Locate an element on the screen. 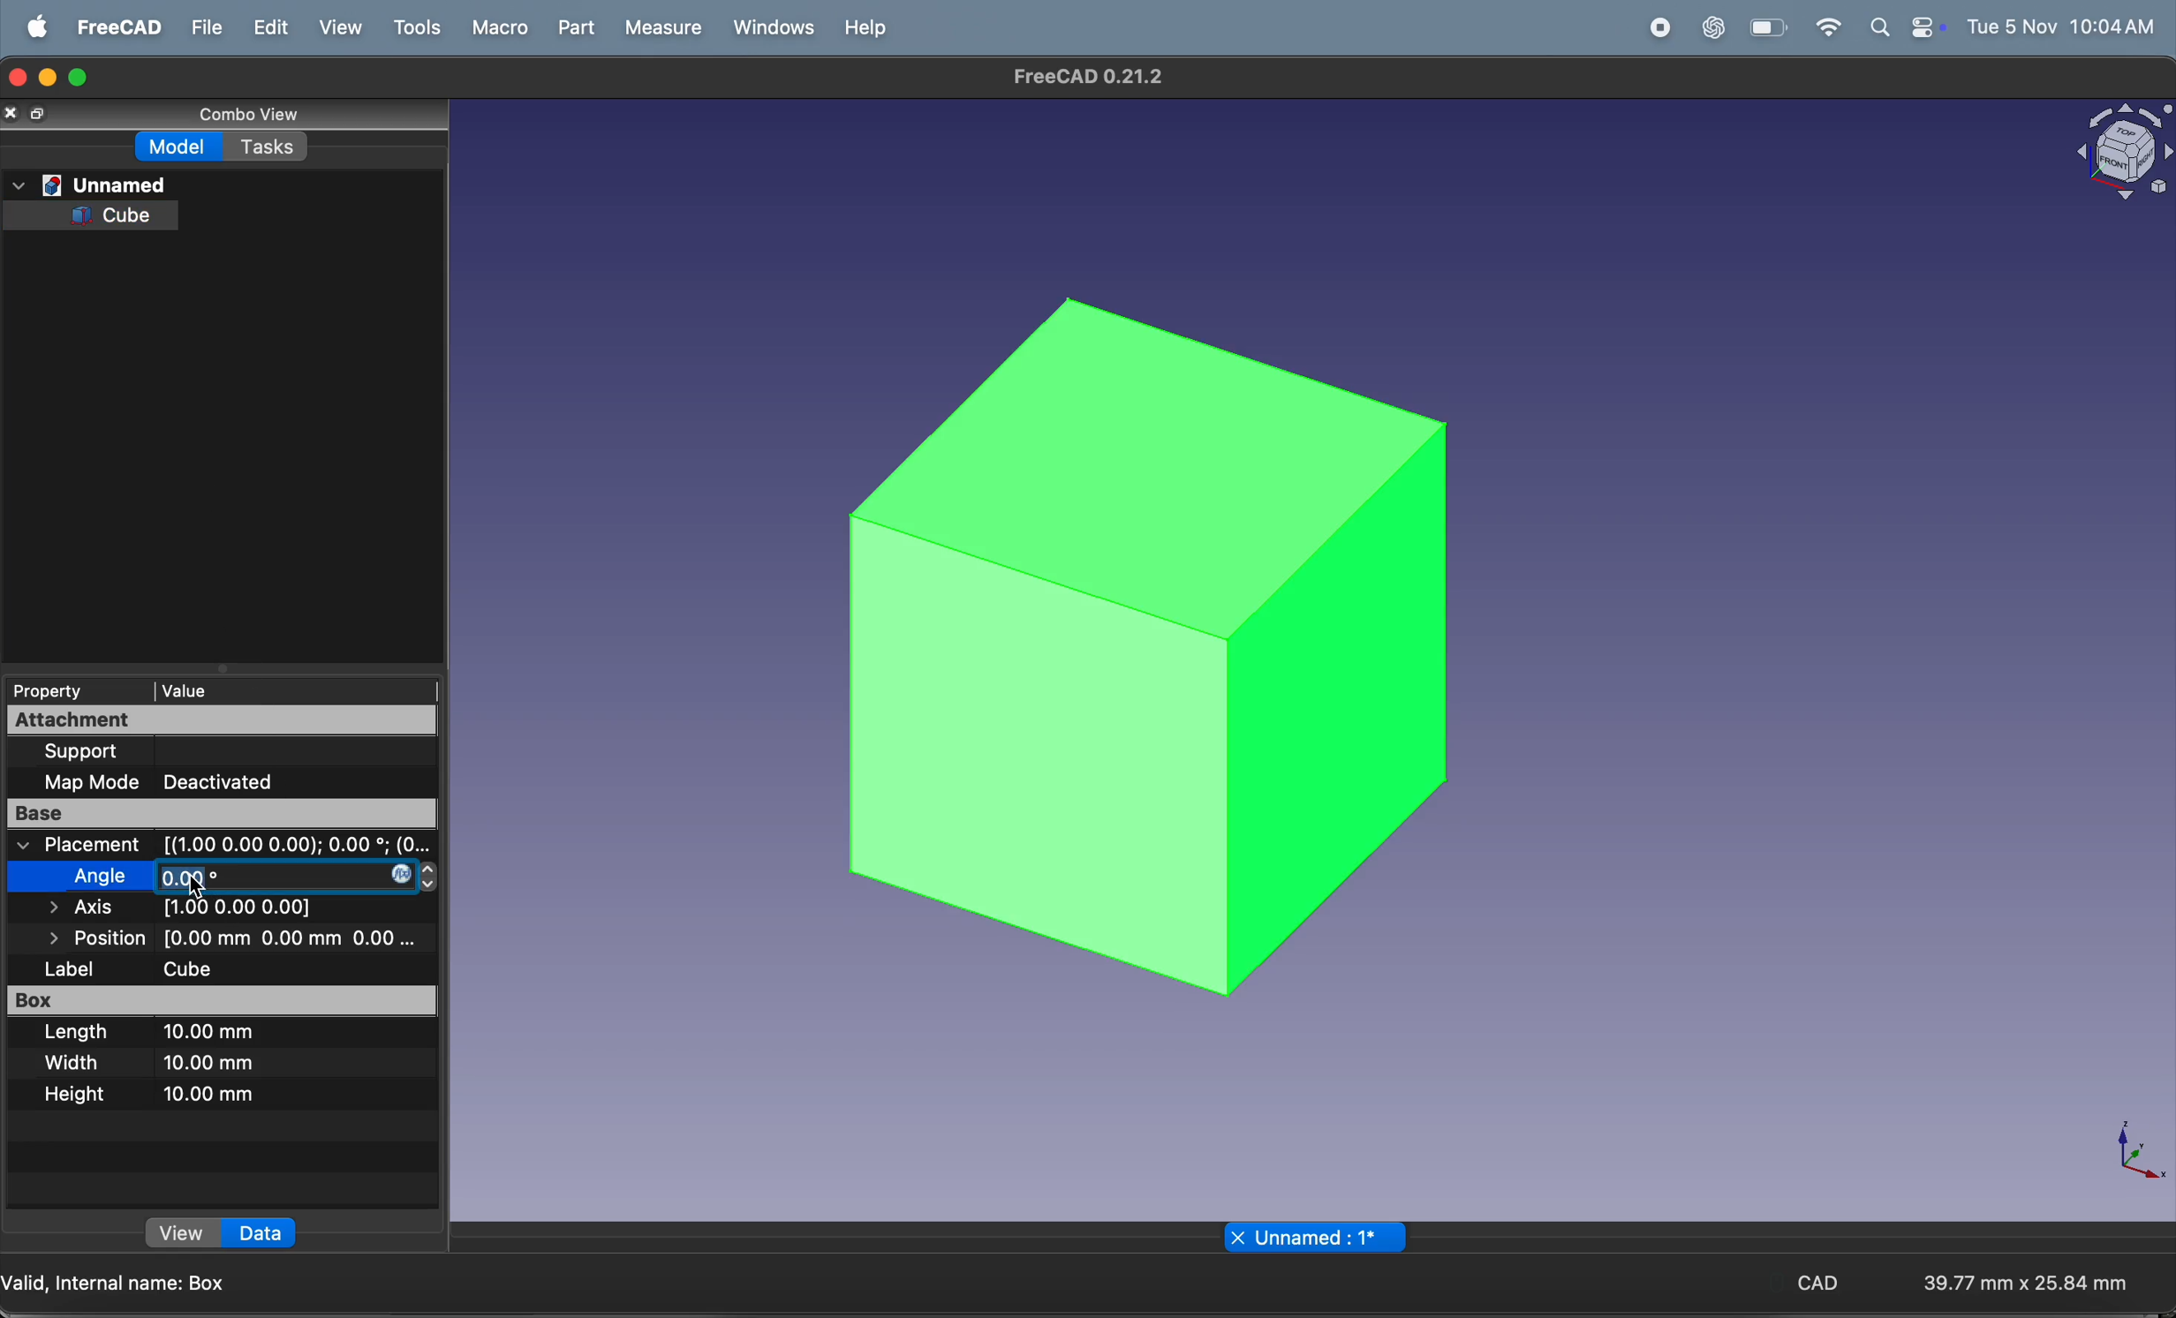  cube is located at coordinates (289, 970).